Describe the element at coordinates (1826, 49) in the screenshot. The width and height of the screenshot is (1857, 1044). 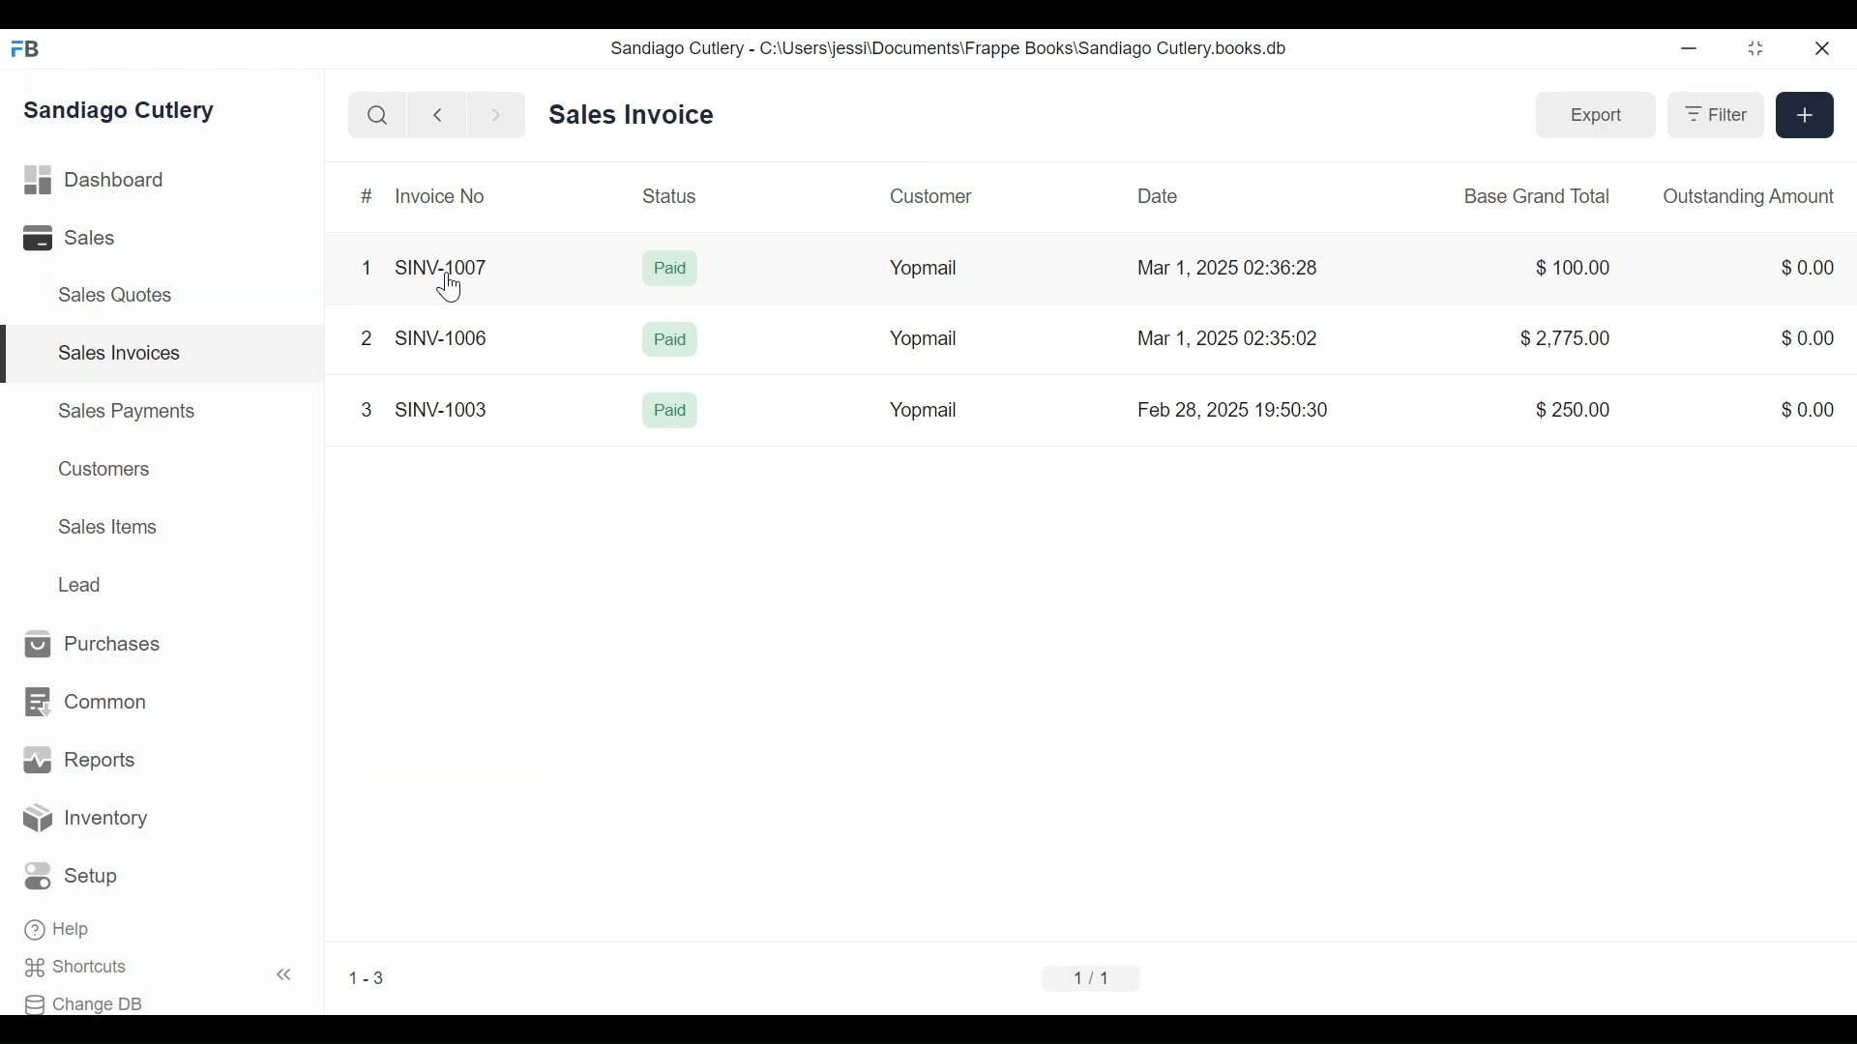
I see `Close` at that location.